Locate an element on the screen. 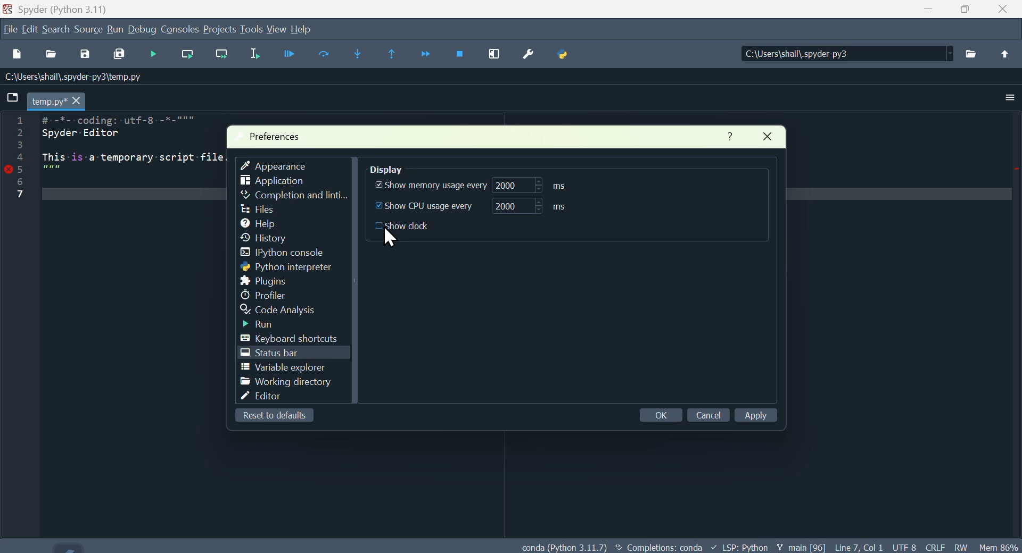 The height and width of the screenshot is (553, 1022). Preferences is located at coordinates (529, 61).